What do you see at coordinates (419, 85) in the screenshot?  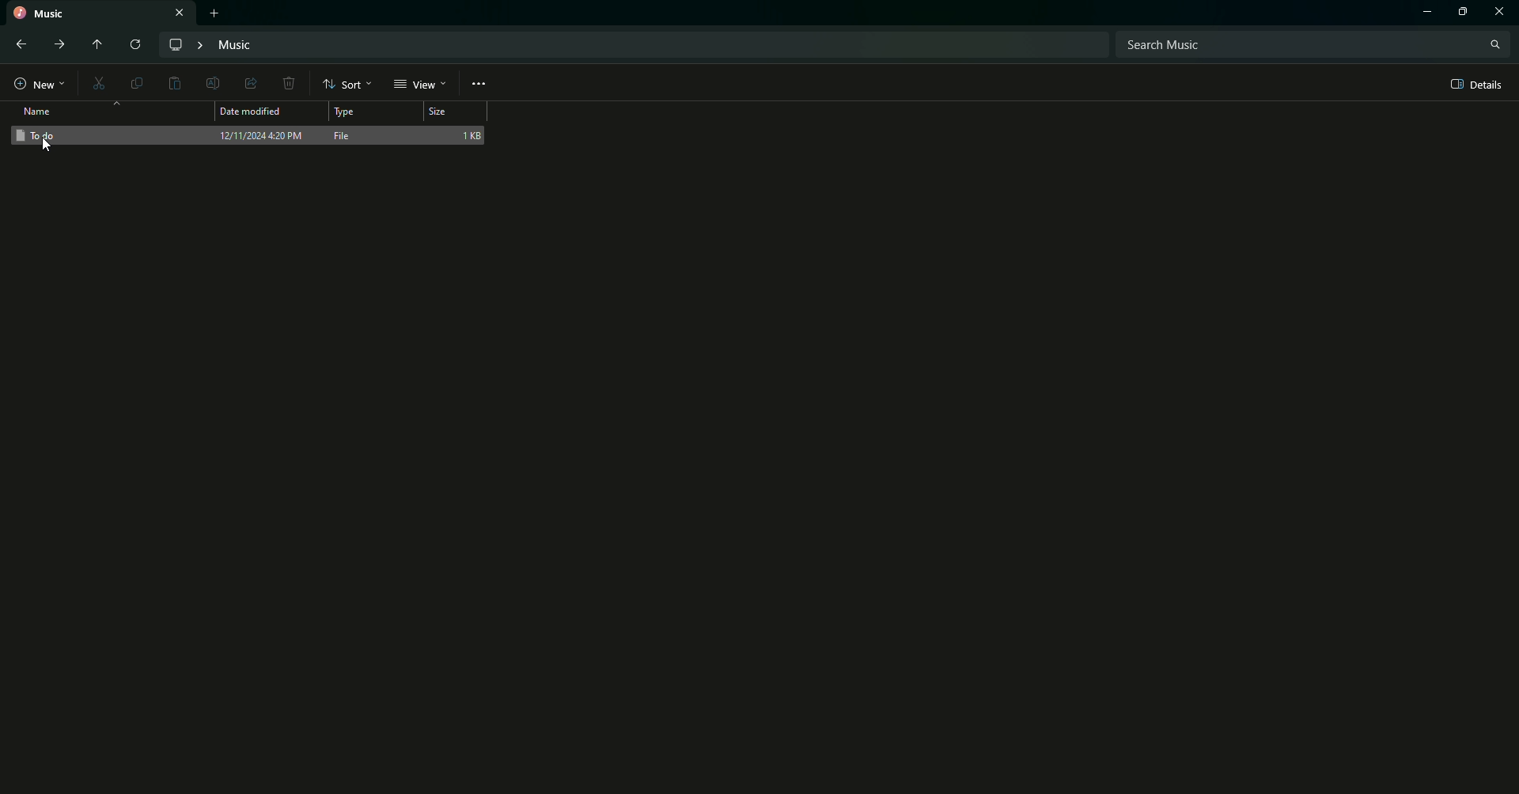 I see `View` at bounding box center [419, 85].